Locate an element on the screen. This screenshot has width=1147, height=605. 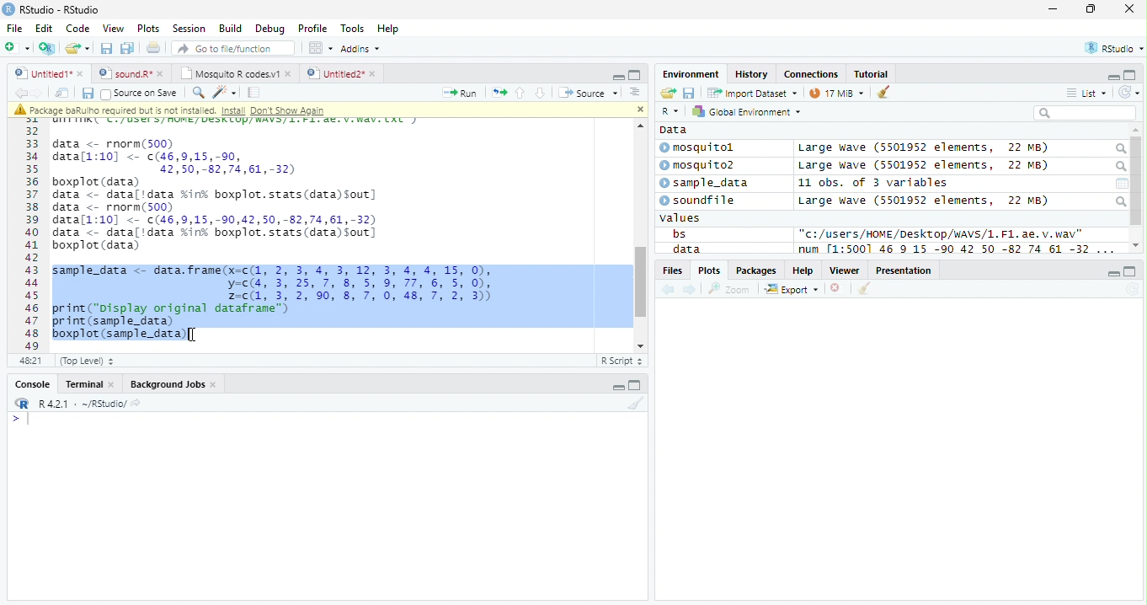
Go forward is located at coordinates (37, 93).